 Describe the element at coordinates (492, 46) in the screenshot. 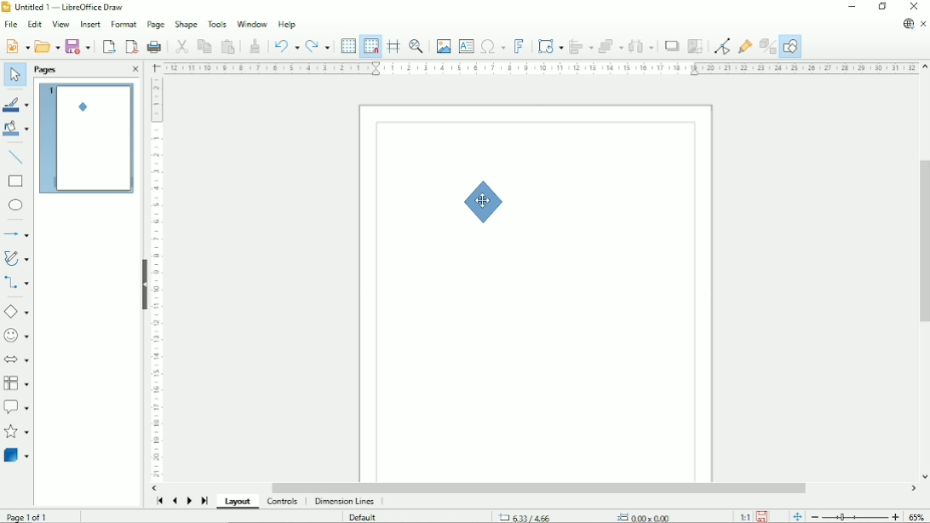

I see `Insert special characters` at that location.